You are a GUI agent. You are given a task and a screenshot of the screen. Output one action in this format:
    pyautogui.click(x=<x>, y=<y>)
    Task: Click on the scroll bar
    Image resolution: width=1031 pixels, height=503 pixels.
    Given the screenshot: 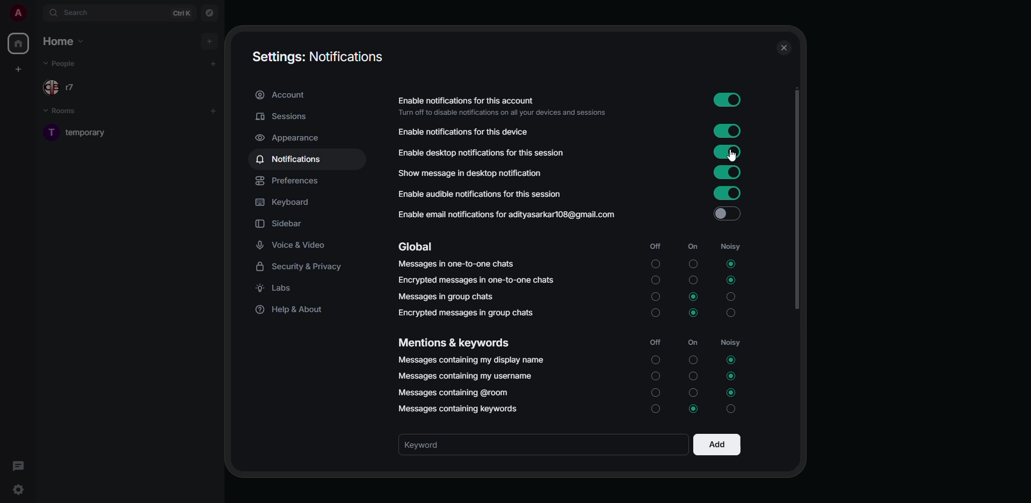 What is the action you would take?
    pyautogui.click(x=796, y=202)
    